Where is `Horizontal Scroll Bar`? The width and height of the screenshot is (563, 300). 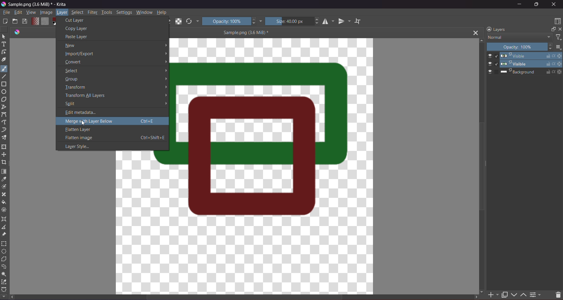
Horizontal Scroll Bar is located at coordinates (248, 298).